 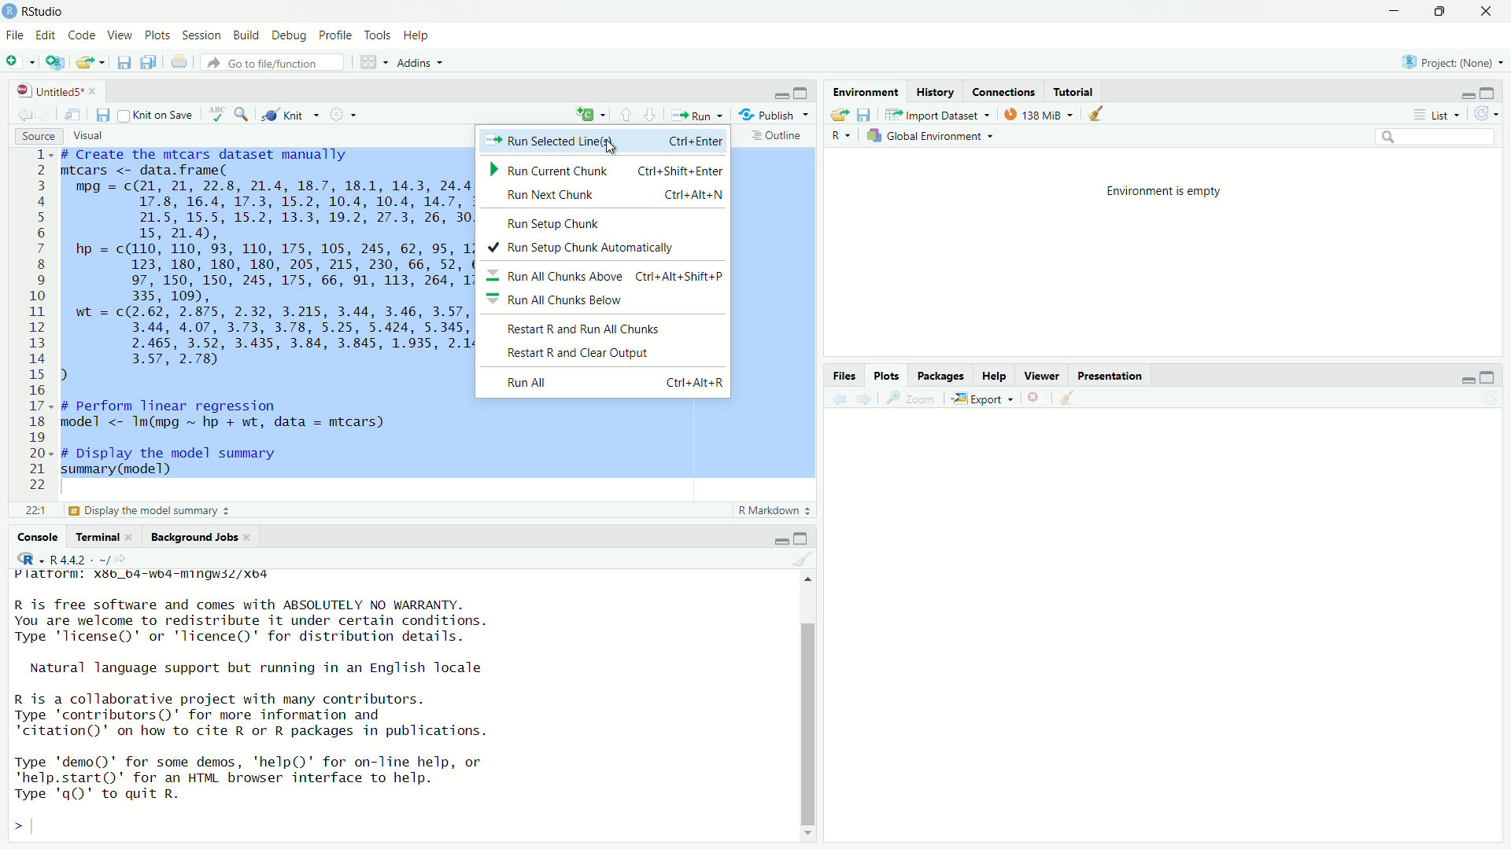 What do you see at coordinates (245, 116) in the screenshot?
I see `search` at bounding box center [245, 116].